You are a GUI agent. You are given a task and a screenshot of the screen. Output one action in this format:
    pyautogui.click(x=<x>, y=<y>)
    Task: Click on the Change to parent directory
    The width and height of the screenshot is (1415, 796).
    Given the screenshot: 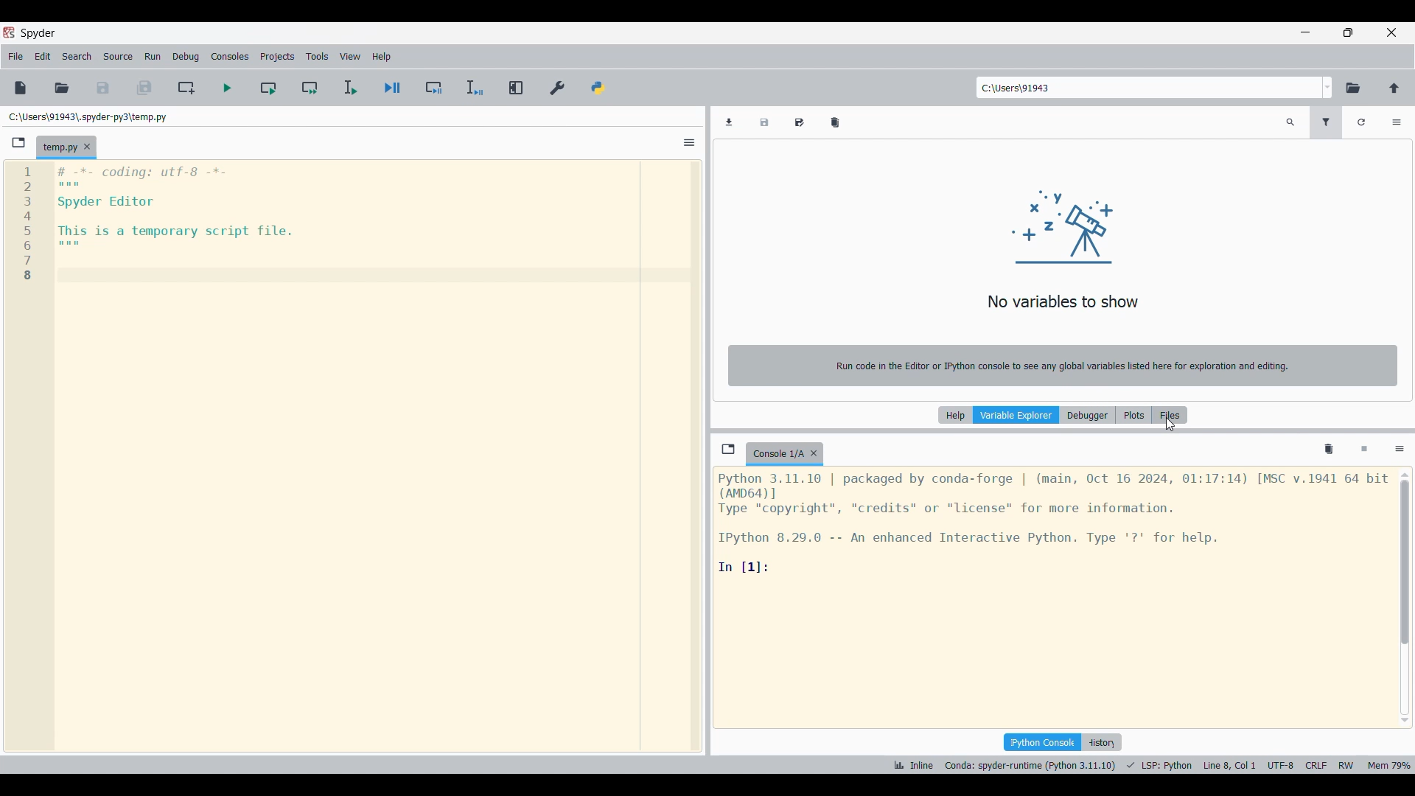 What is the action you would take?
    pyautogui.click(x=1394, y=88)
    